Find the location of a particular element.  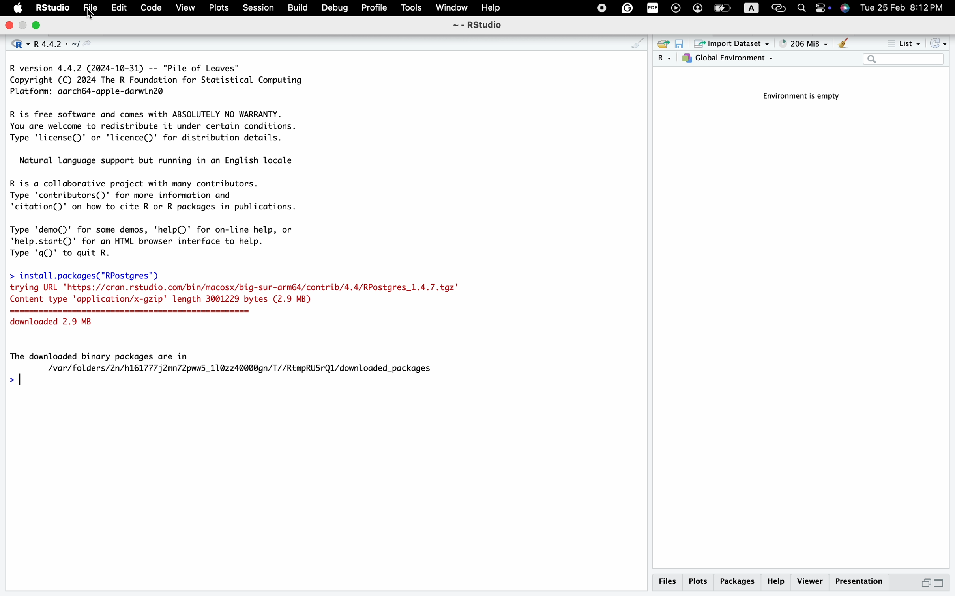

account is located at coordinates (697, 9).